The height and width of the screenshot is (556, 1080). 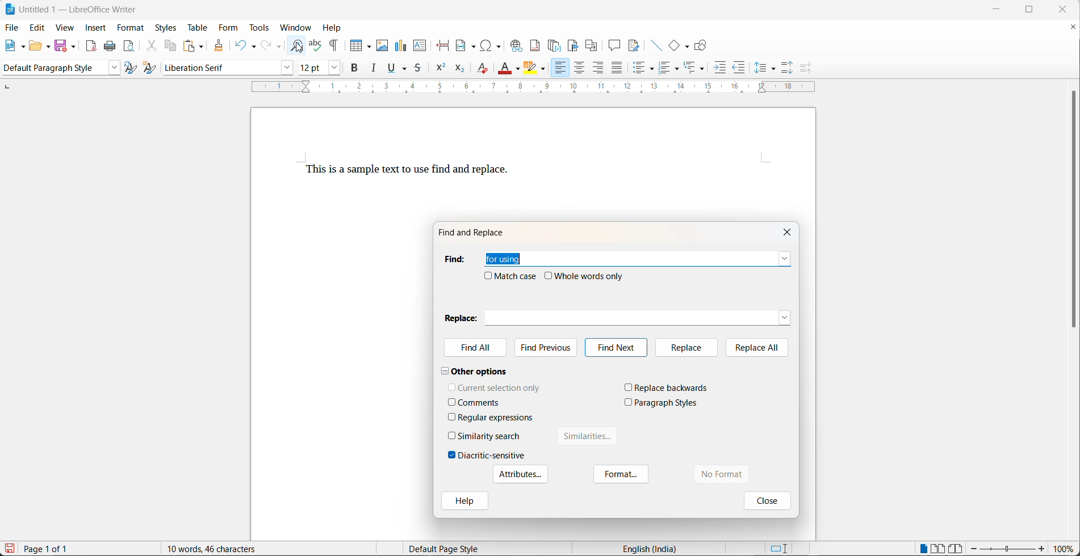 I want to click on find previous, so click(x=549, y=346).